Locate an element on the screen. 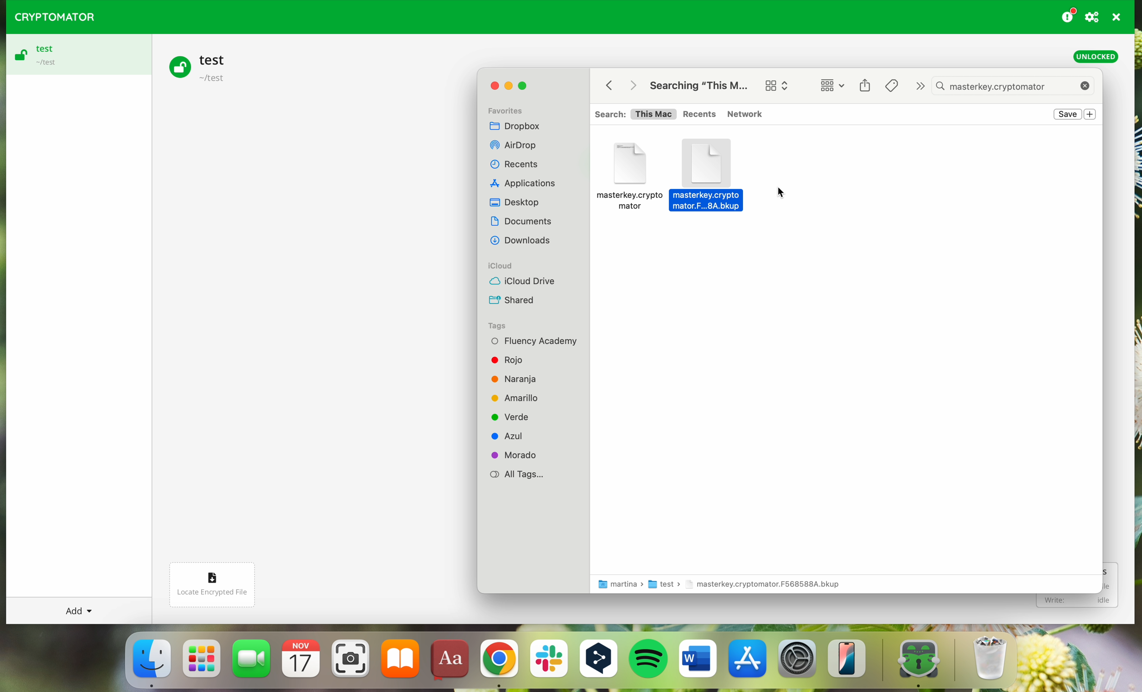 Image resolution: width=1142 pixels, height=692 pixels. Dekstop is located at coordinates (518, 202).